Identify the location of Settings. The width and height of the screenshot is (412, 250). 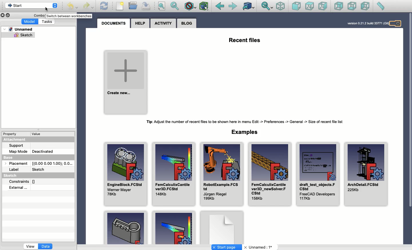
(397, 24).